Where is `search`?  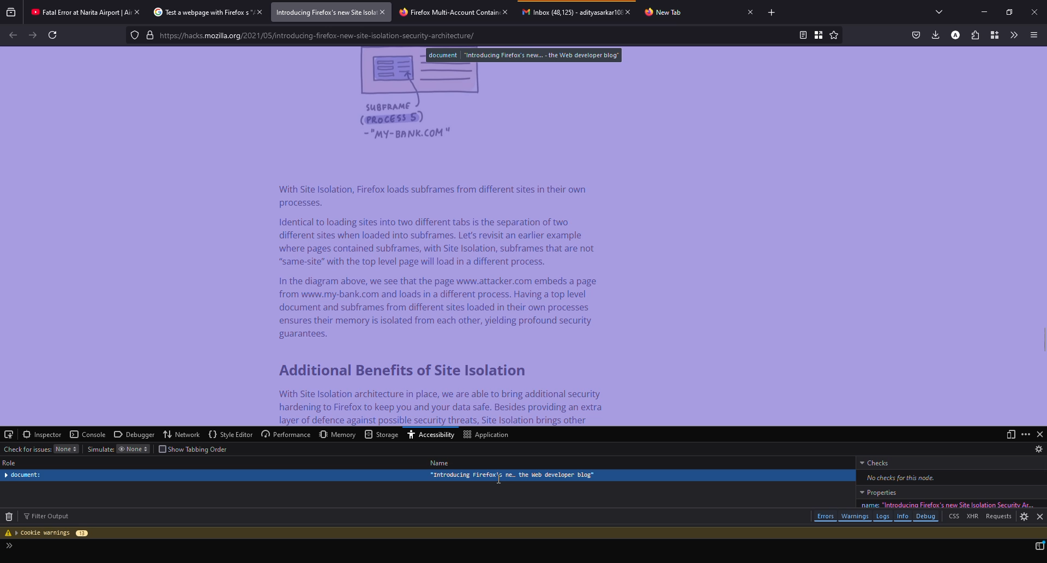 search is located at coordinates (476, 36).